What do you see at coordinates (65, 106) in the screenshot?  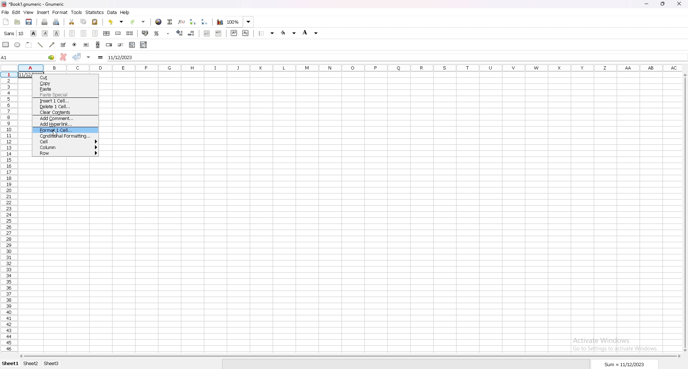 I see `delete 1 cell` at bounding box center [65, 106].